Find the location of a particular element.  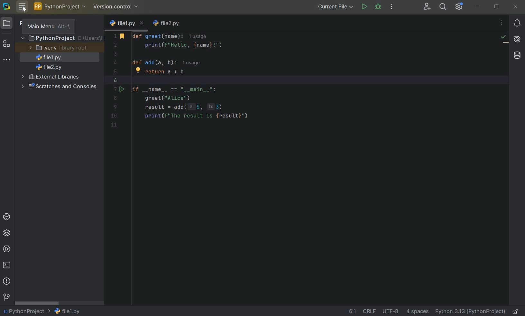

structure is located at coordinates (6, 45).